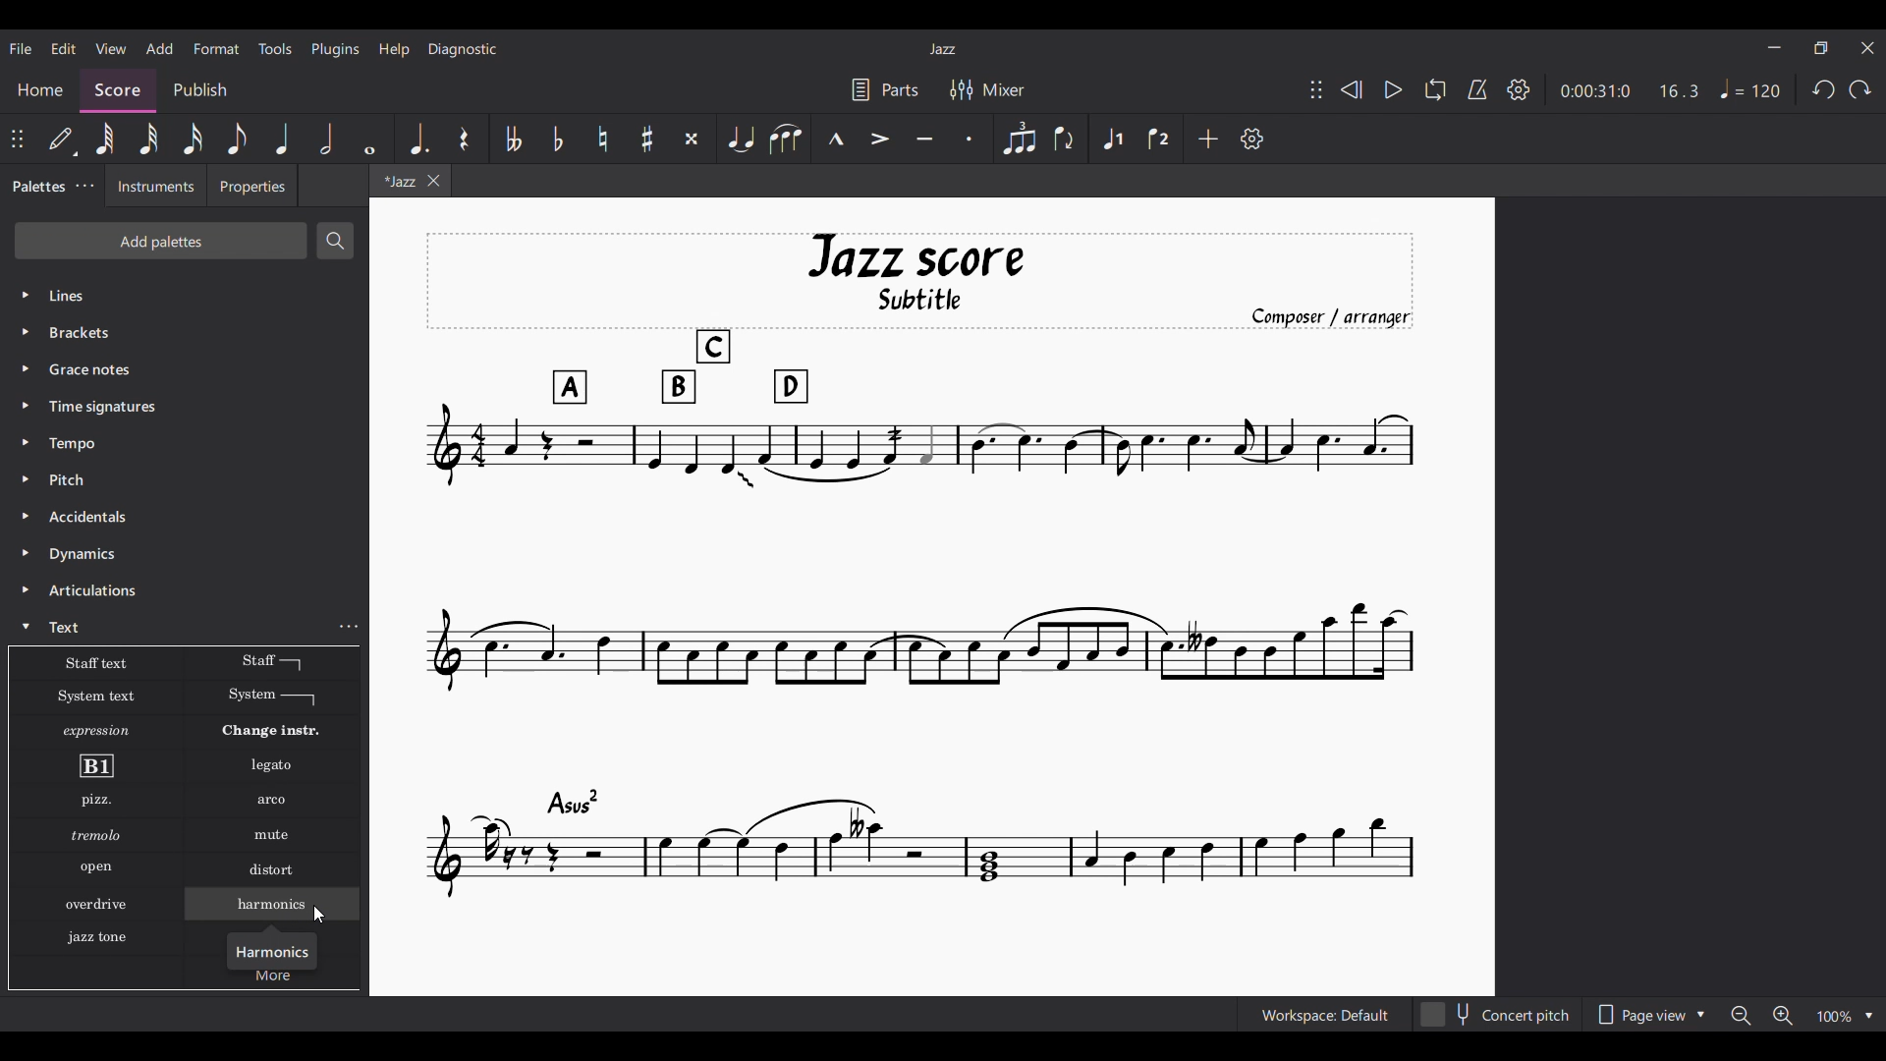  I want to click on Current tab, so click(396, 185).